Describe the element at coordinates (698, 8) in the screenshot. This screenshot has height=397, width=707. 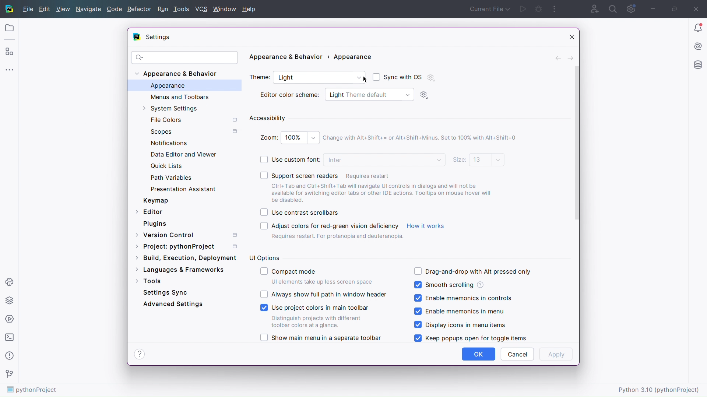
I see `Close` at that location.